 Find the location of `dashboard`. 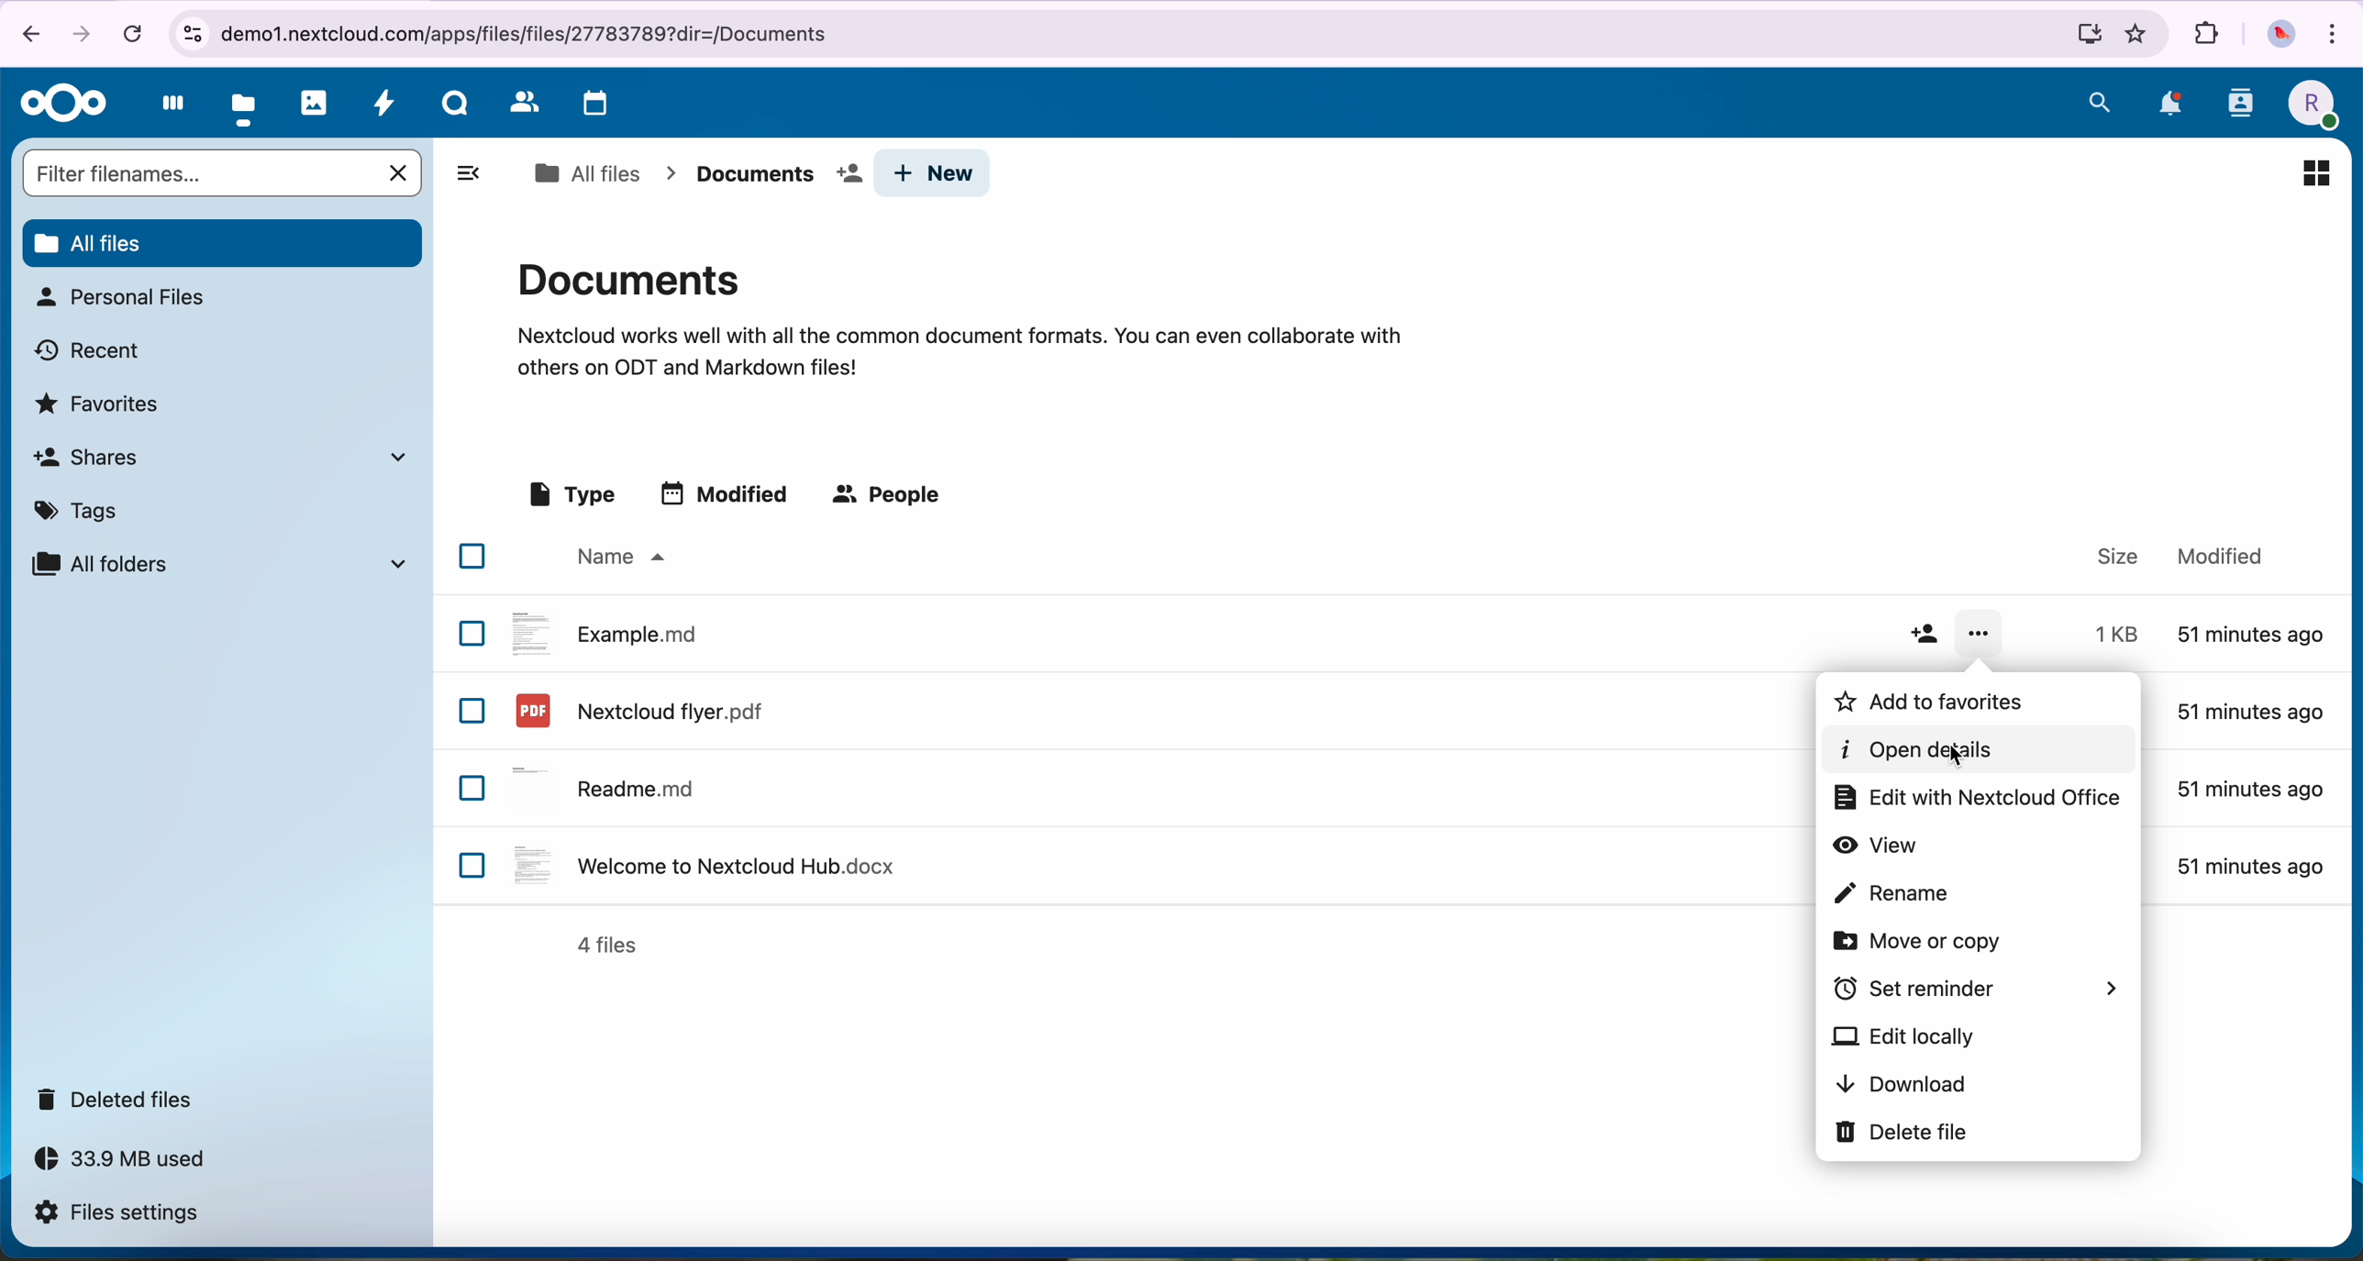

dashboard is located at coordinates (167, 108).